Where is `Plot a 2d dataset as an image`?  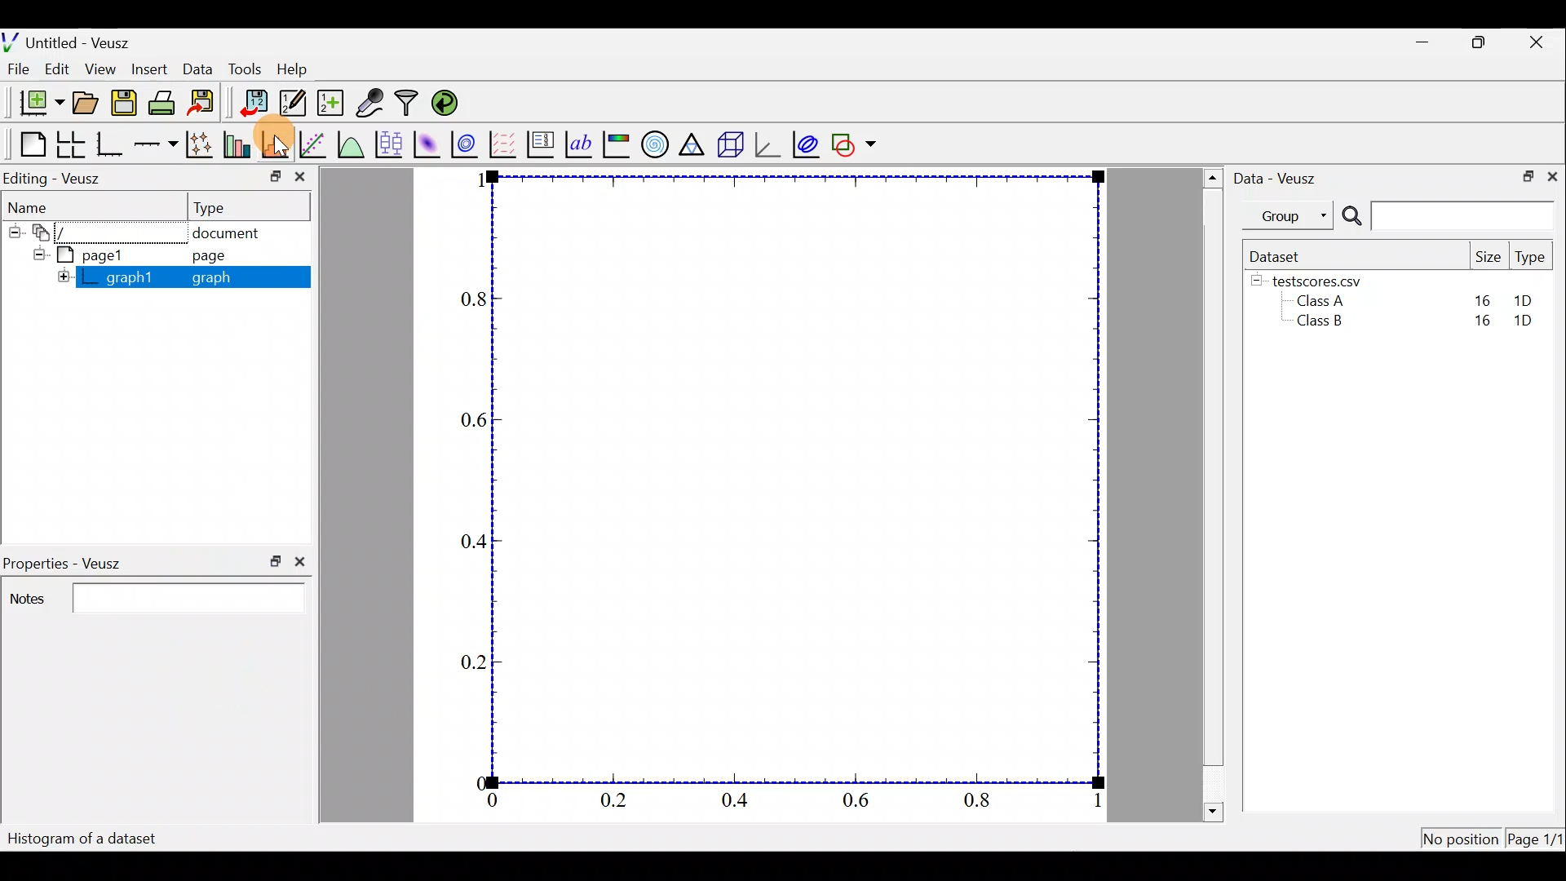 Plot a 2d dataset as an image is located at coordinates (426, 142).